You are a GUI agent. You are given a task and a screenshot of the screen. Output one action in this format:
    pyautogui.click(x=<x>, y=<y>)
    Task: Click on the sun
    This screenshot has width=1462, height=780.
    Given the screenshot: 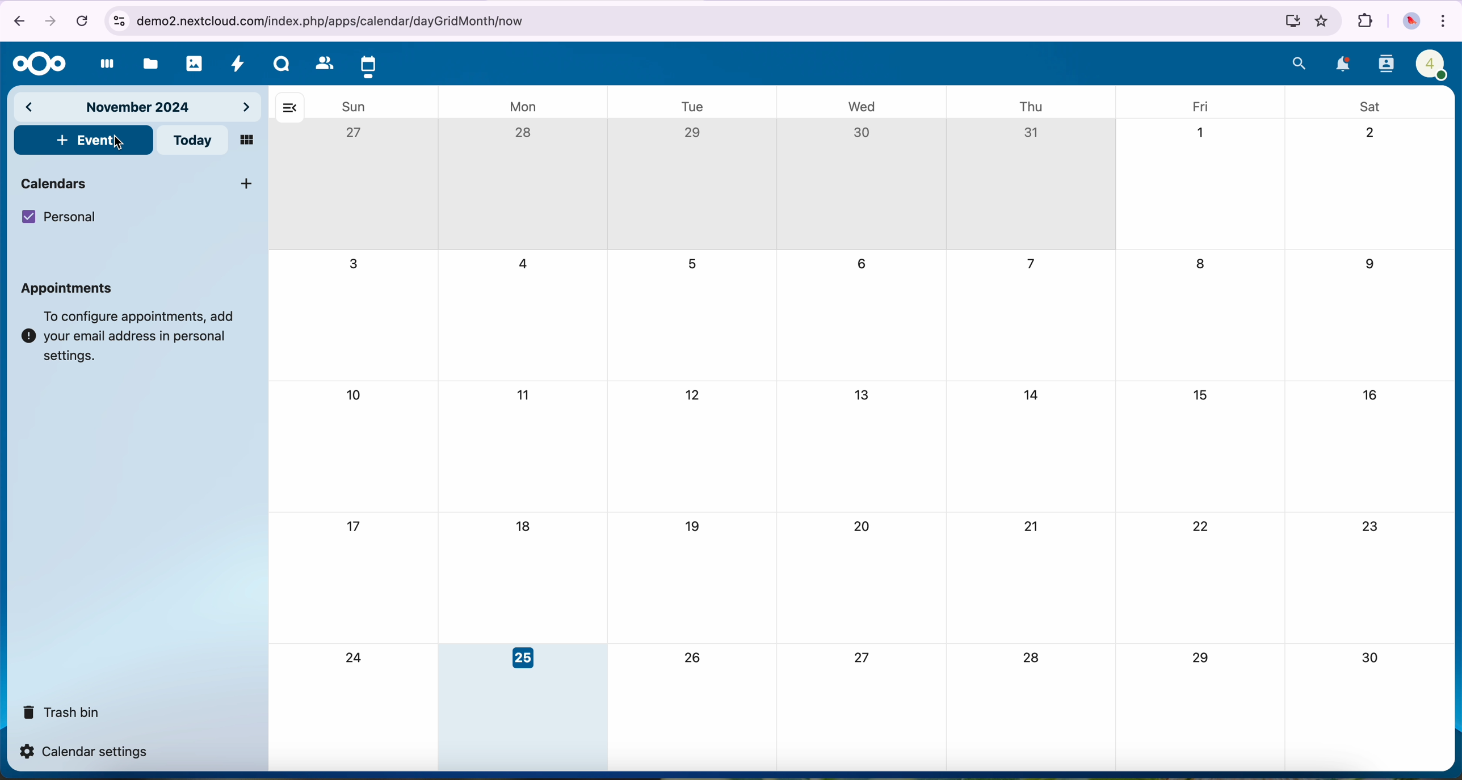 What is the action you would take?
    pyautogui.click(x=354, y=106)
    